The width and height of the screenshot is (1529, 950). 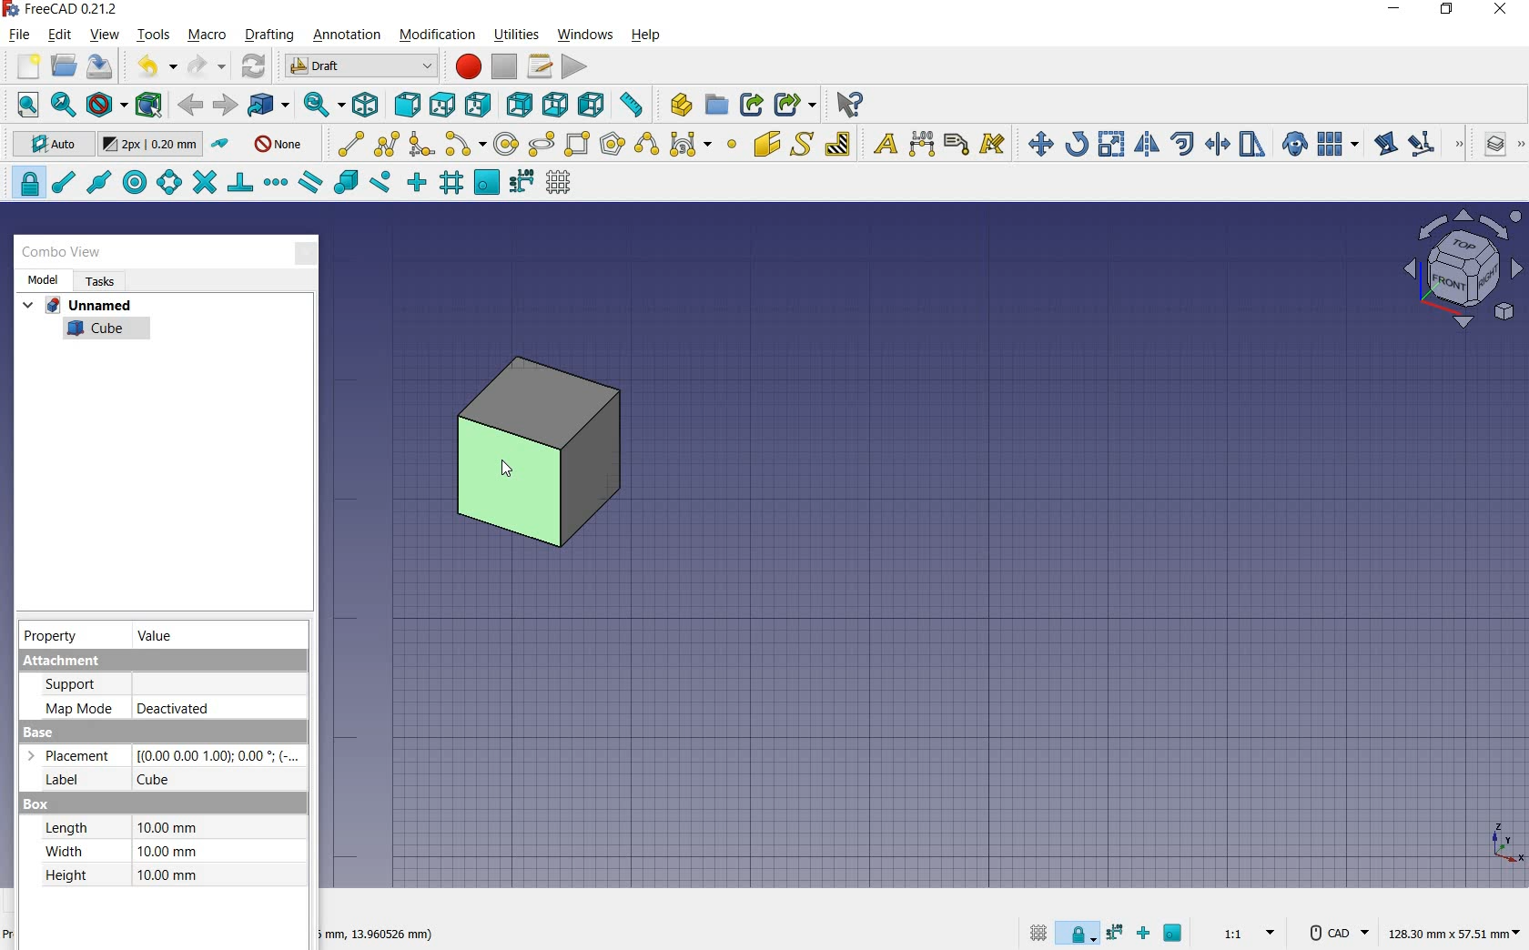 I want to click on snap ortho, so click(x=415, y=181).